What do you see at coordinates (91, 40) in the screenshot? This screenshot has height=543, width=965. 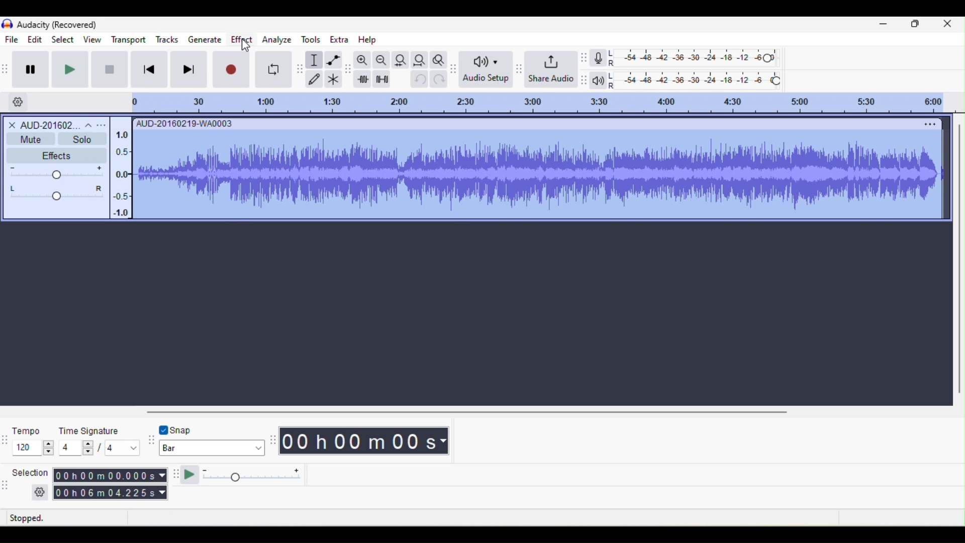 I see `view` at bounding box center [91, 40].